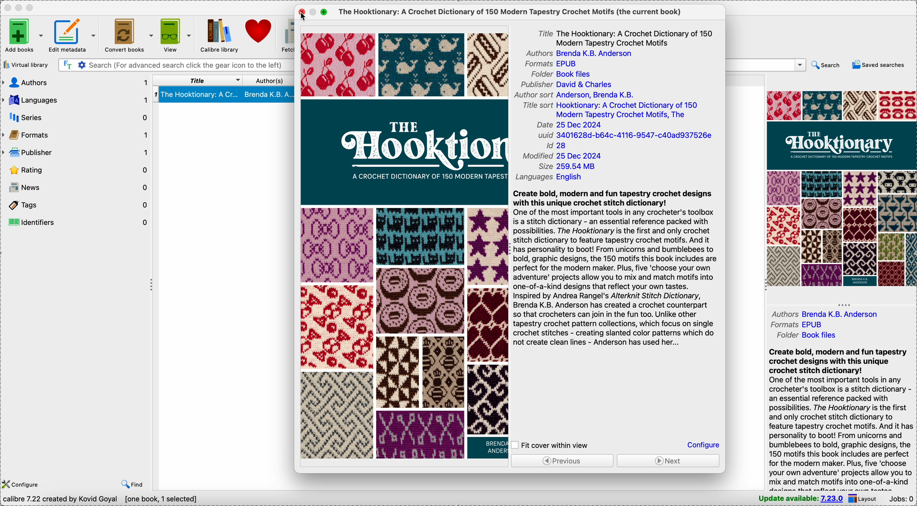 This screenshot has height=506, width=917. I want to click on publisher, so click(565, 84).